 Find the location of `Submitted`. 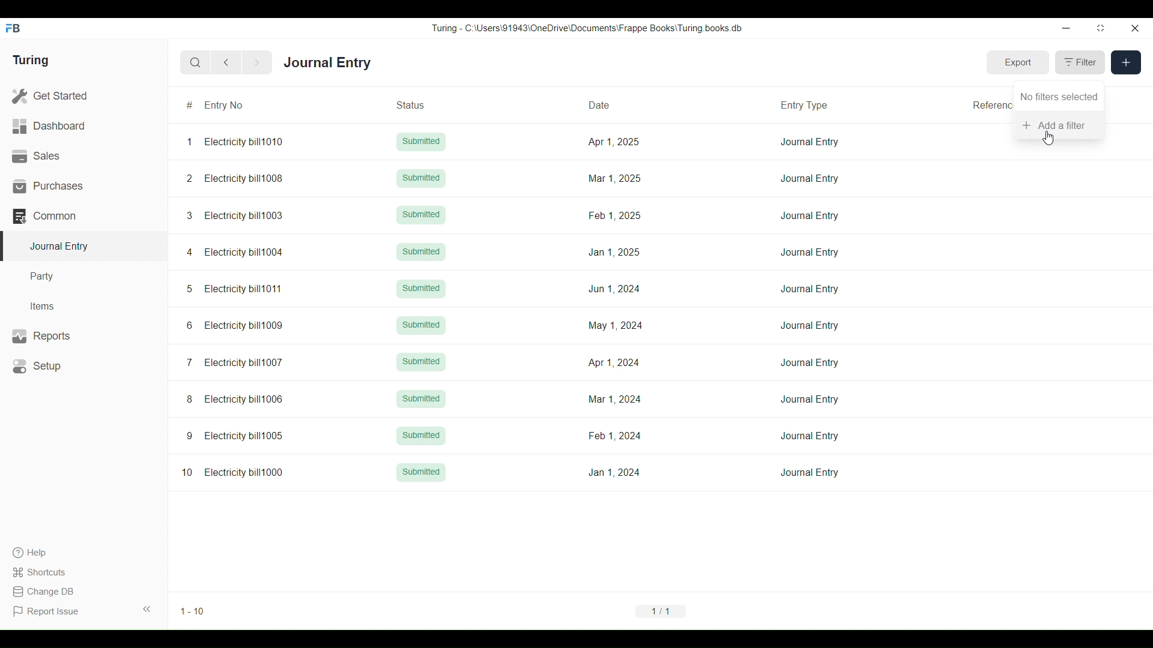

Submitted is located at coordinates (421, 435).